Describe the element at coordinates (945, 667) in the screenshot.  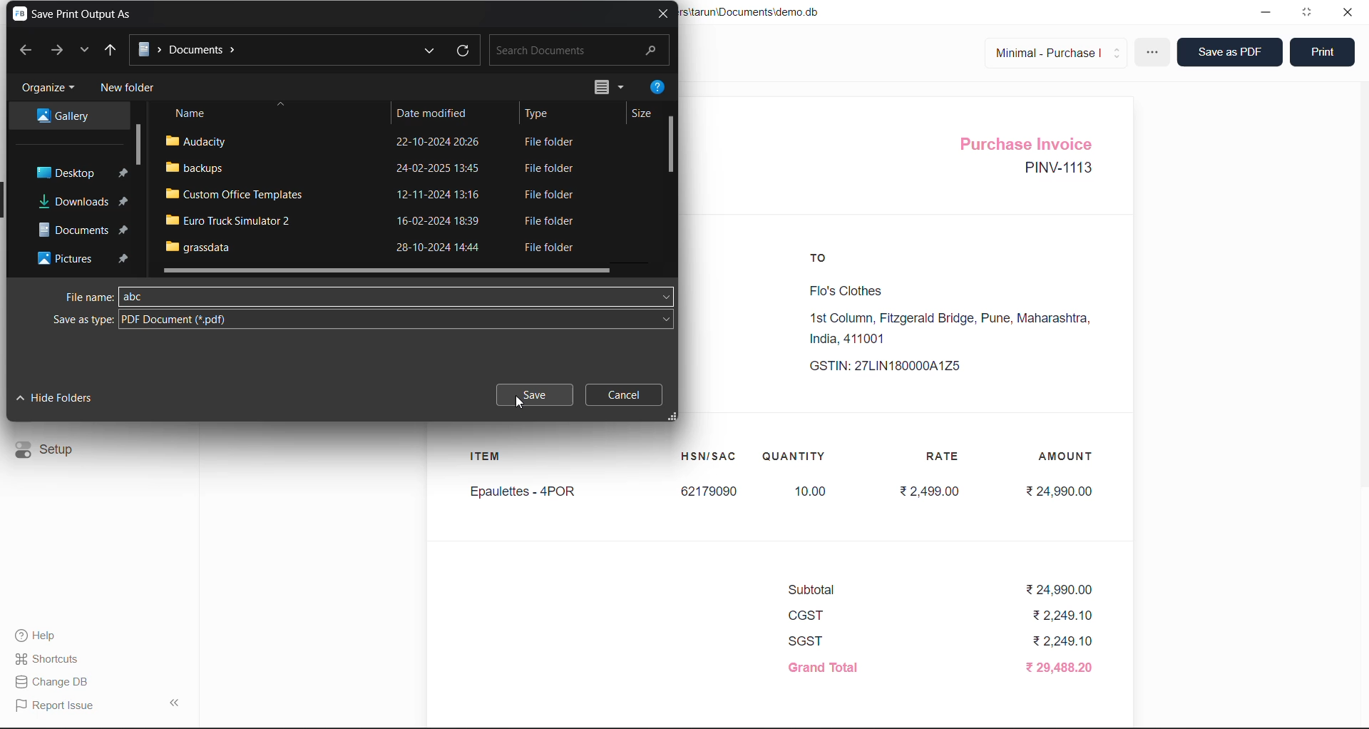
I see `Grand Total ₹ 29,488.20` at that location.